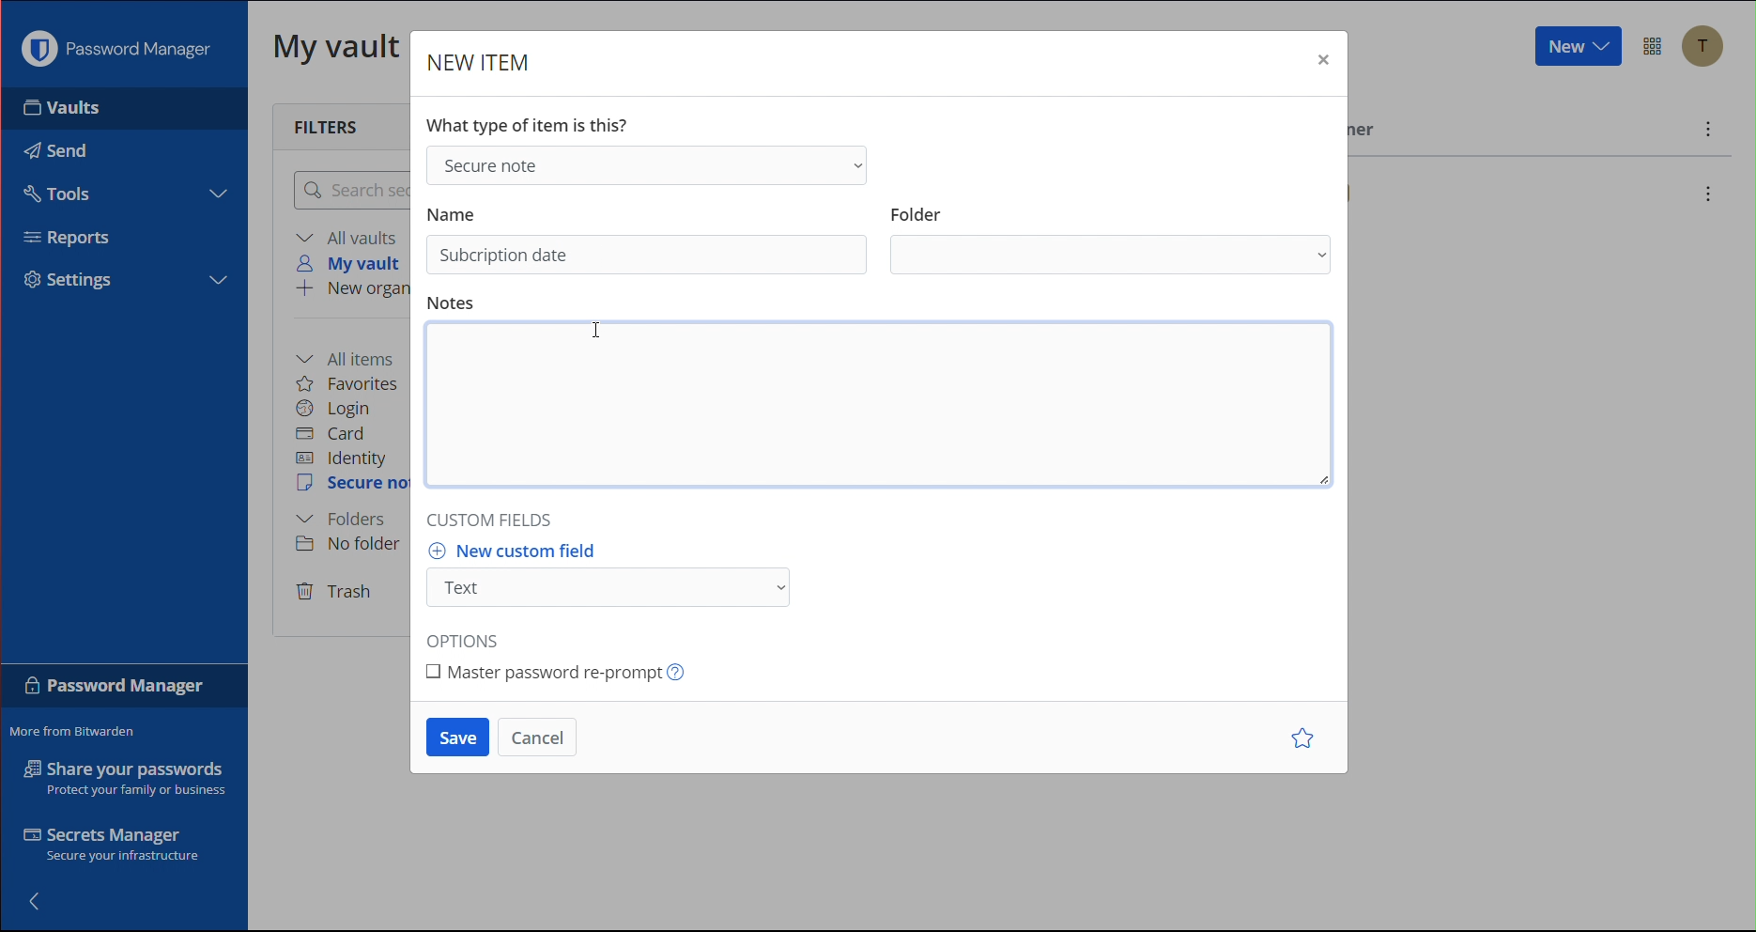 The height and width of the screenshot is (932, 1756). I want to click on Folder, so click(1114, 256).